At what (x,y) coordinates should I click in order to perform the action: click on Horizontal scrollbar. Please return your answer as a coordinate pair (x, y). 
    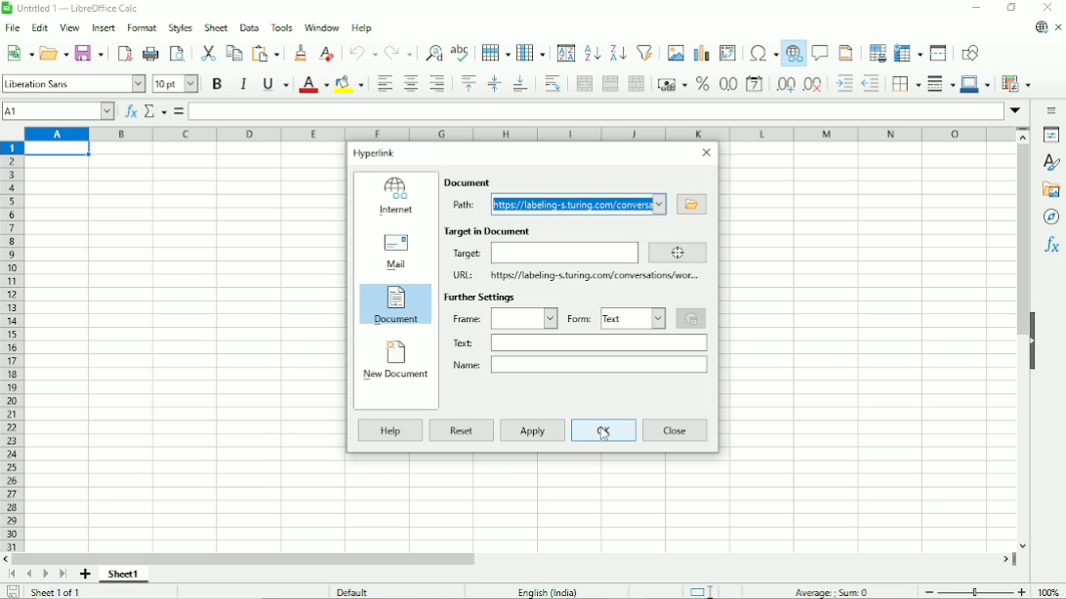
    Looking at the image, I should click on (509, 559).